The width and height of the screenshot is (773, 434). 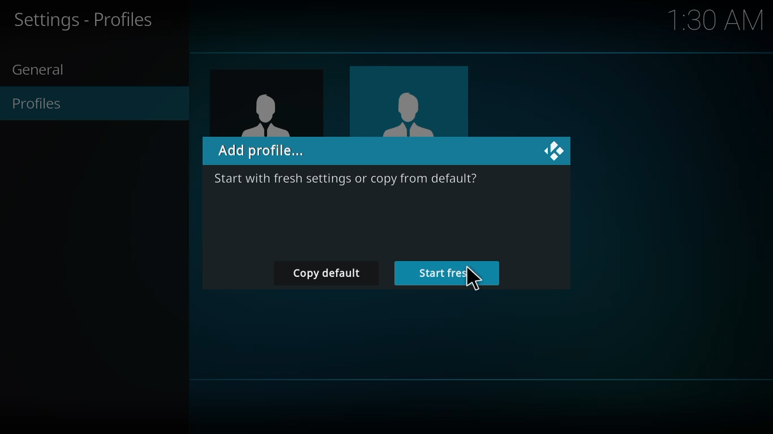 I want to click on close, so click(x=556, y=150).